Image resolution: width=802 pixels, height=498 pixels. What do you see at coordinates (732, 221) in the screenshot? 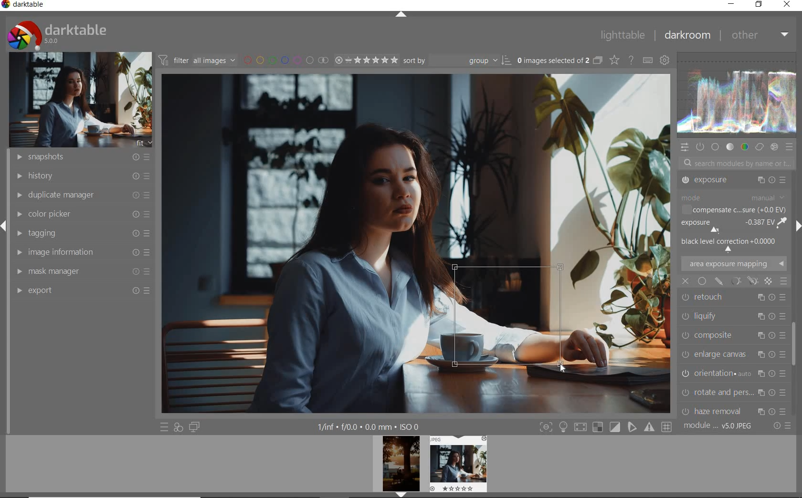
I see `EXPOSURE` at bounding box center [732, 221].